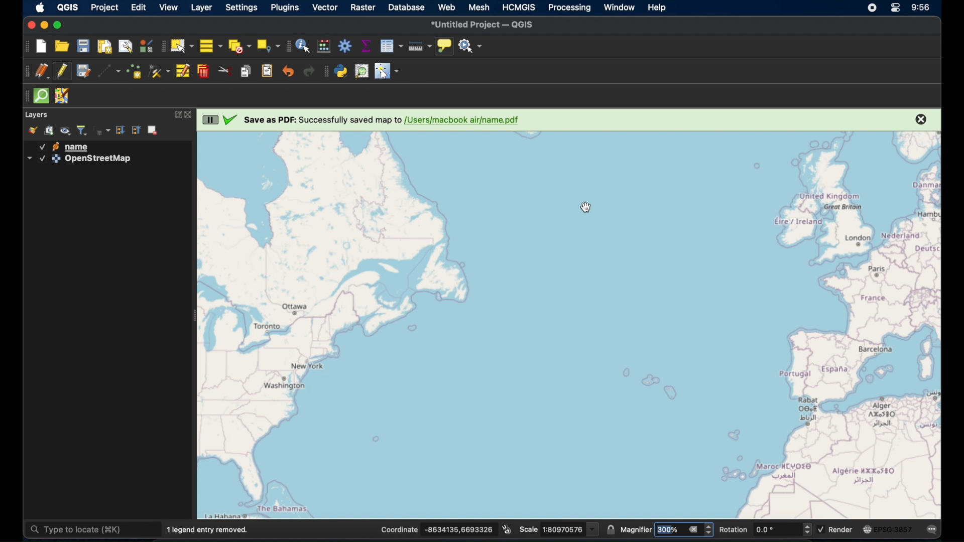 The image size is (964, 542). What do you see at coordinates (37, 115) in the screenshot?
I see `layer` at bounding box center [37, 115].